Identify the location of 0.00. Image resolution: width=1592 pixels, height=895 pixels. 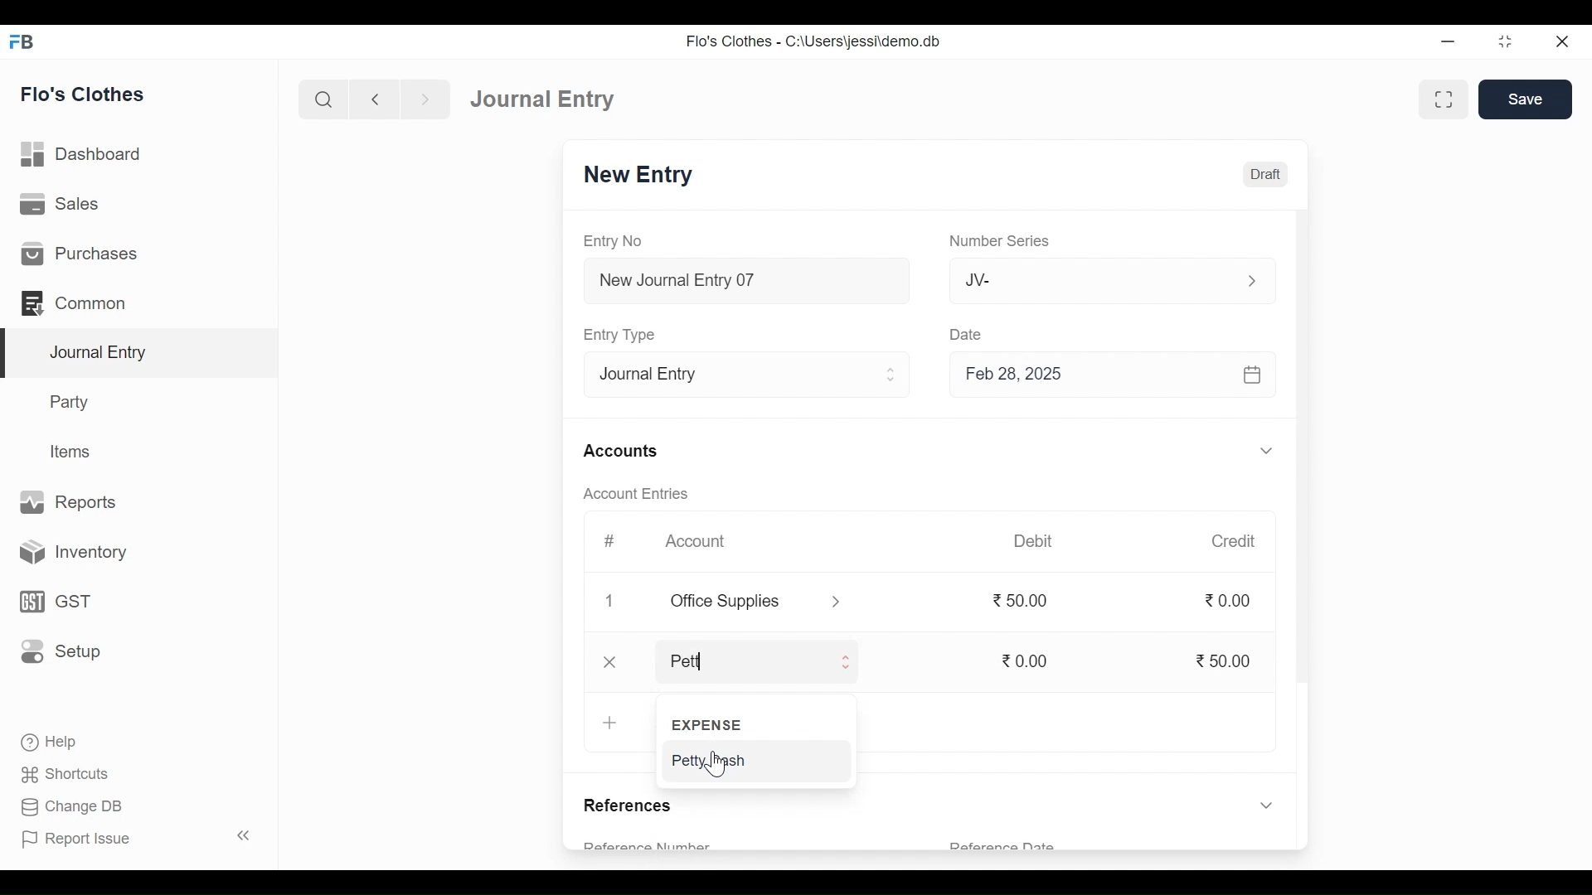
(1026, 660).